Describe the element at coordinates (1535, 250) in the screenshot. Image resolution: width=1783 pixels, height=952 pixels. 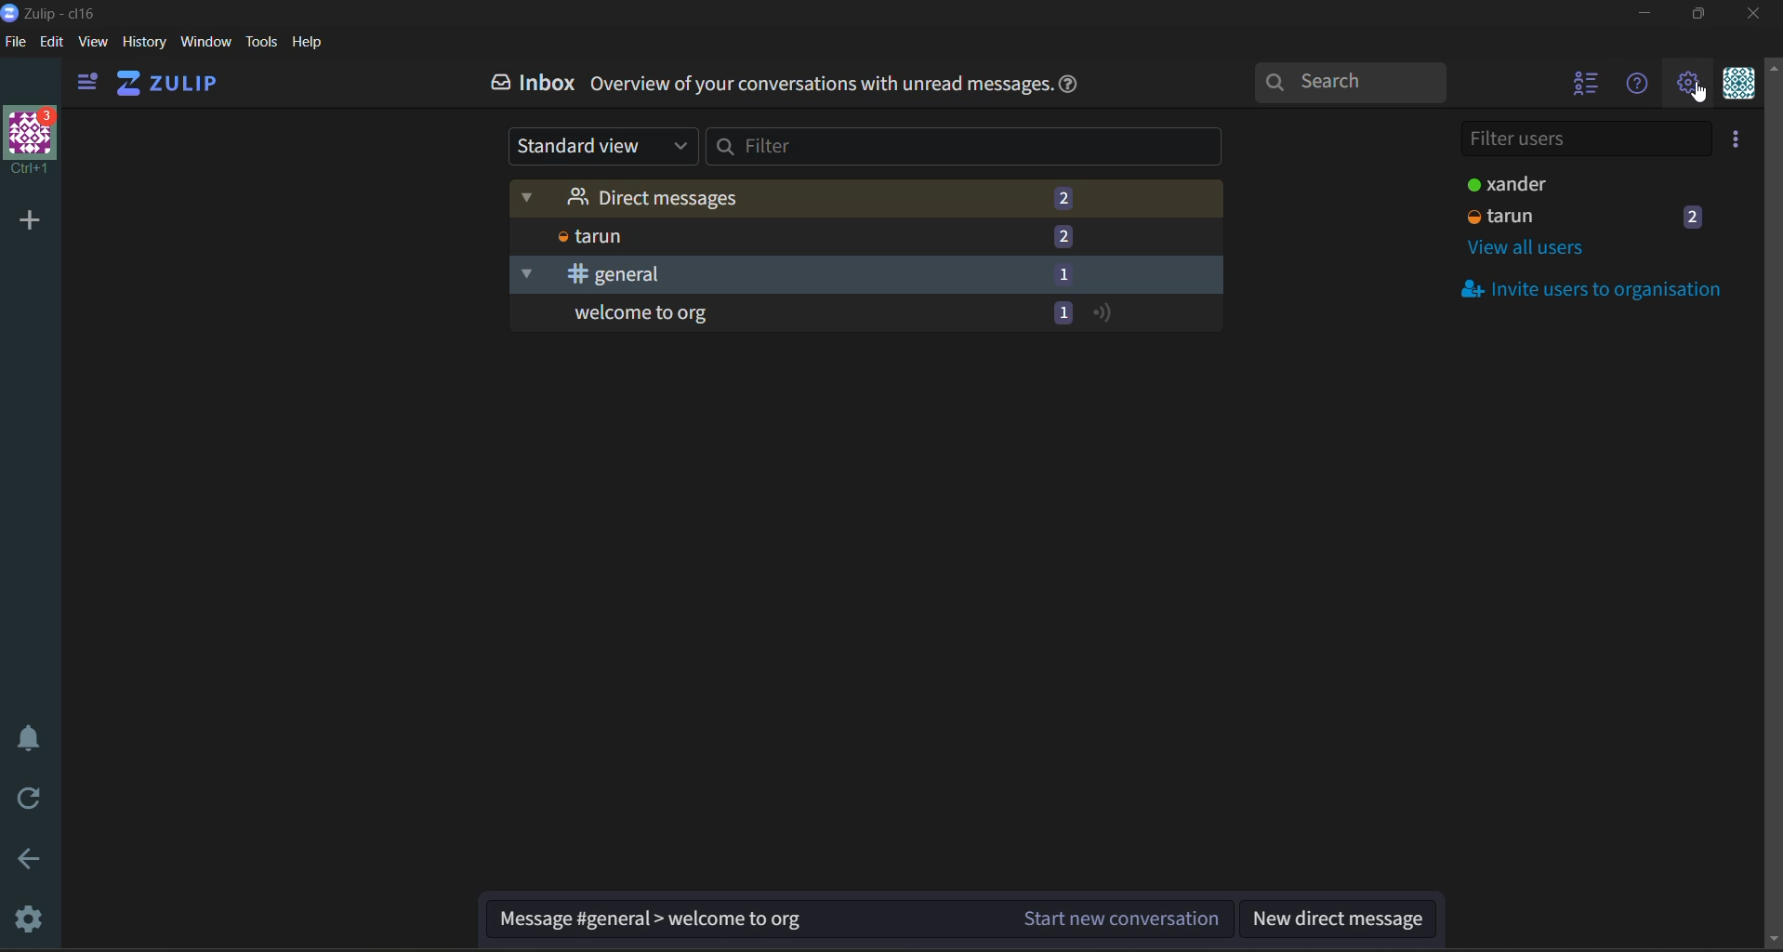
I see `view all users` at that location.